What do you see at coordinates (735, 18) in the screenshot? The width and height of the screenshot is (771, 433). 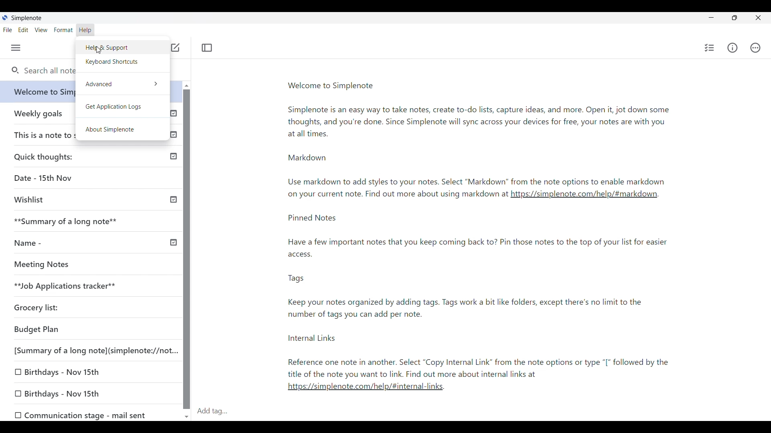 I see `Show interface in a smaller tab` at bounding box center [735, 18].